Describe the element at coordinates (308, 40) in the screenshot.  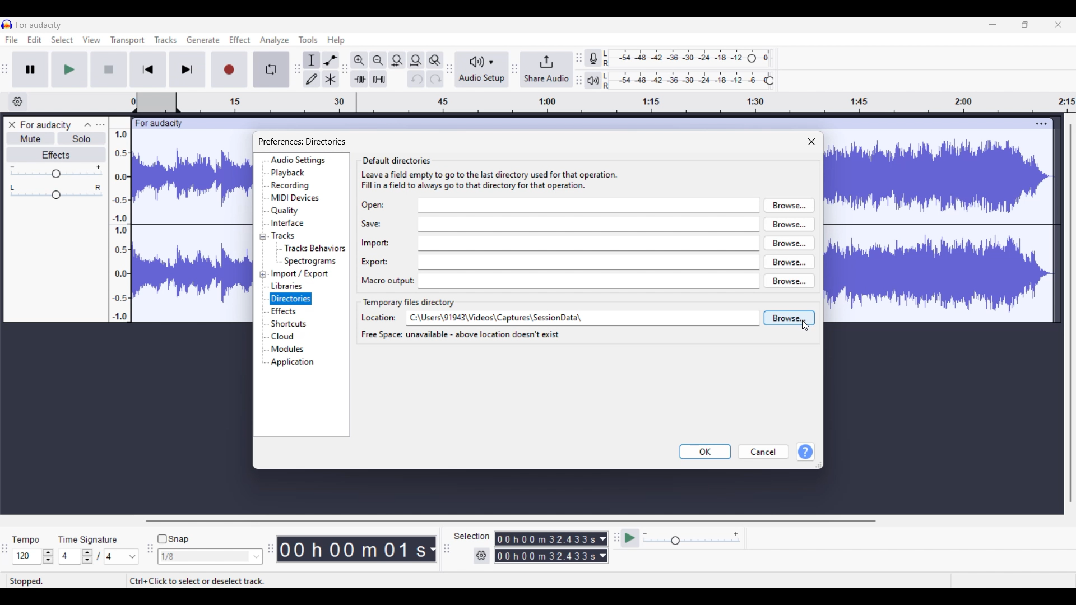
I see `Tools menu` at that location.